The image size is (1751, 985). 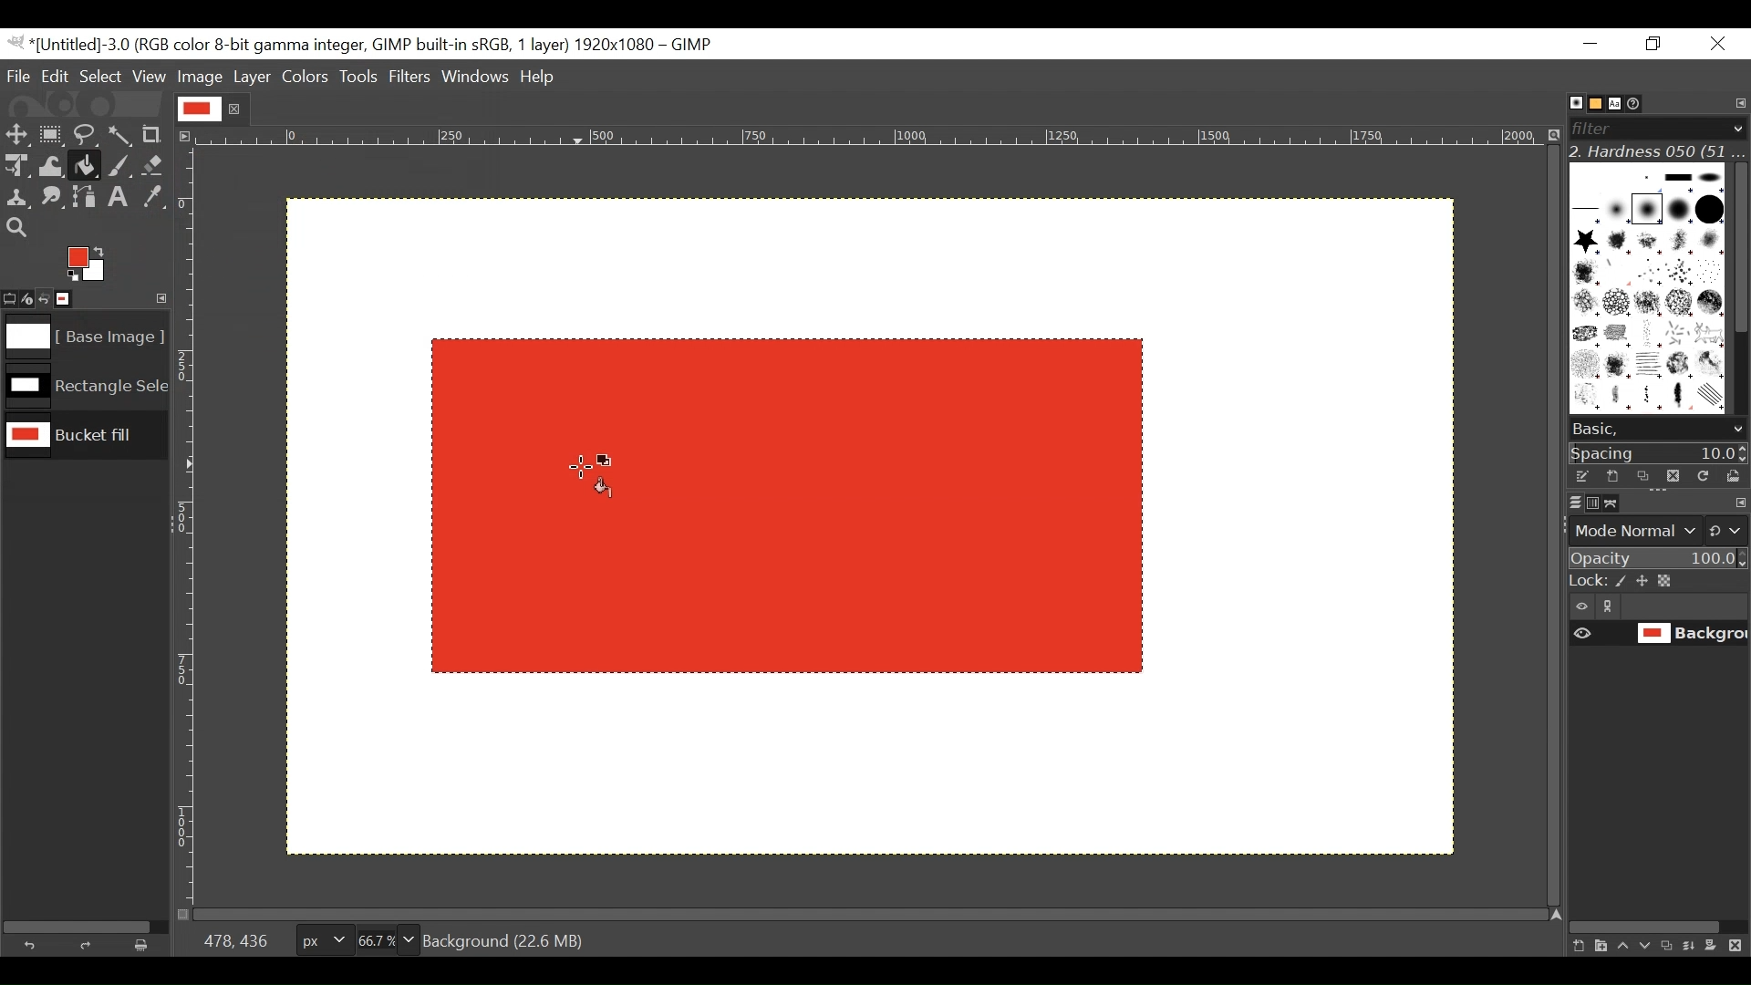 I want to click on Image, so click(x=200, y=78).